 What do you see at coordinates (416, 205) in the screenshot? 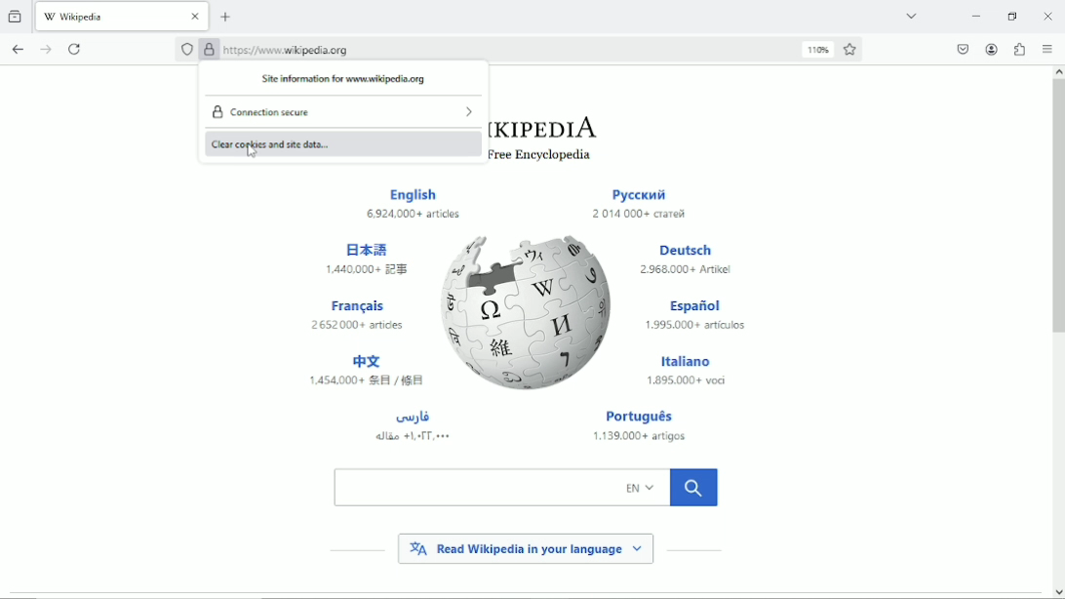
I see `English
6.924.000 articles` at bounding box center [416, 205].